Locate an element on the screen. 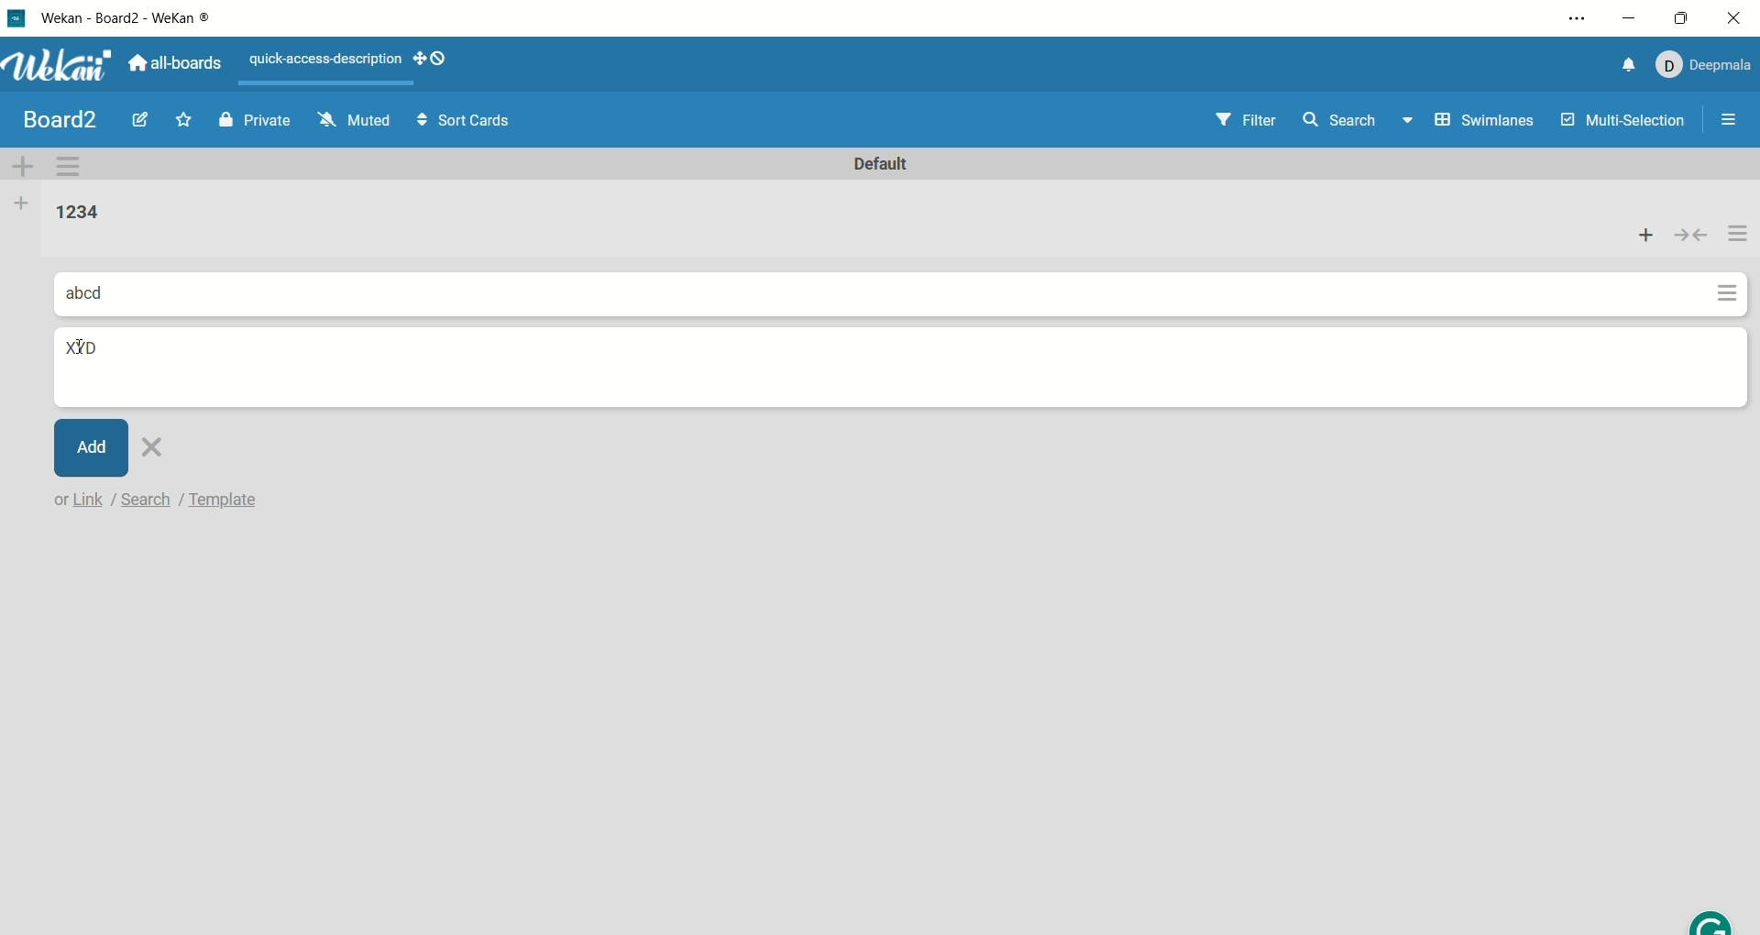 Image resolution: width=1760 pixels, height=935 pixels. edit is located at coordinates (138, 122).